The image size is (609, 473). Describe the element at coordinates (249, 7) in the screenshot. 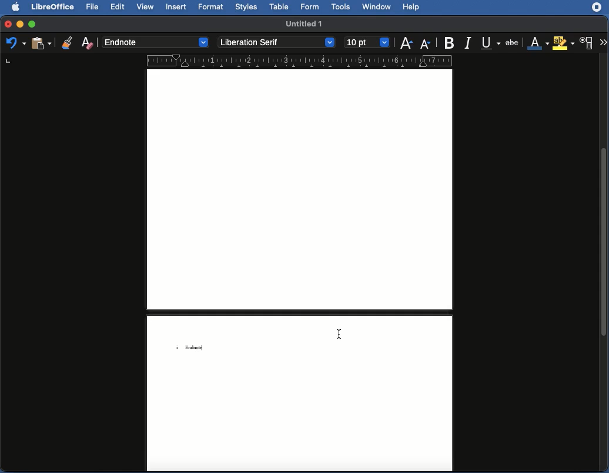

I see `Styles` at that location.